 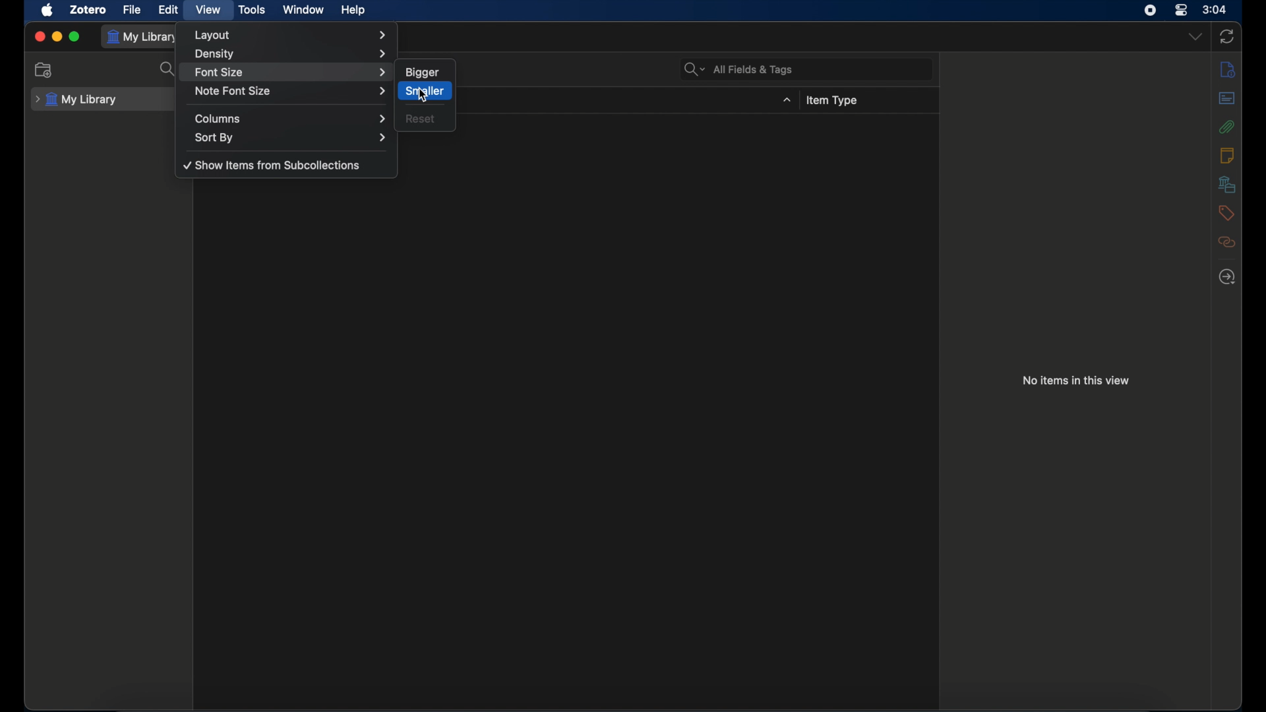 What do you see at coordinates (1226, 185) in the screenshot?
I see `libraries` at bounding box center [1226, 185].